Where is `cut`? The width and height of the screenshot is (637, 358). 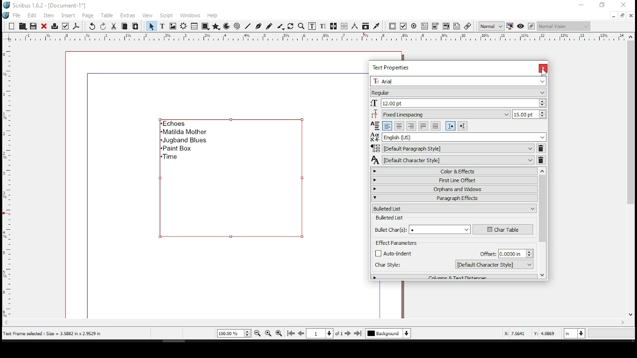
cut is located at coordinates (114, 26).